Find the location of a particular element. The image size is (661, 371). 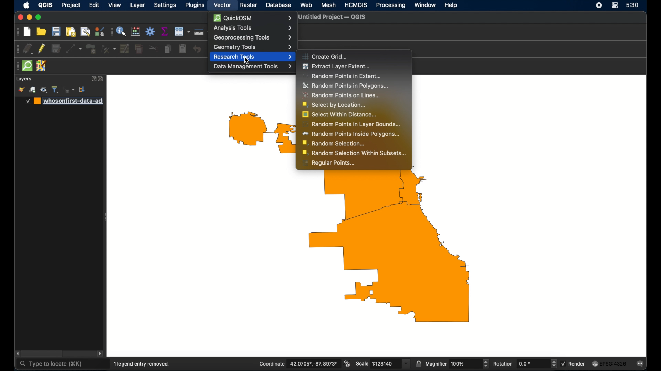

drag handle is located at coordinates (17, 32).